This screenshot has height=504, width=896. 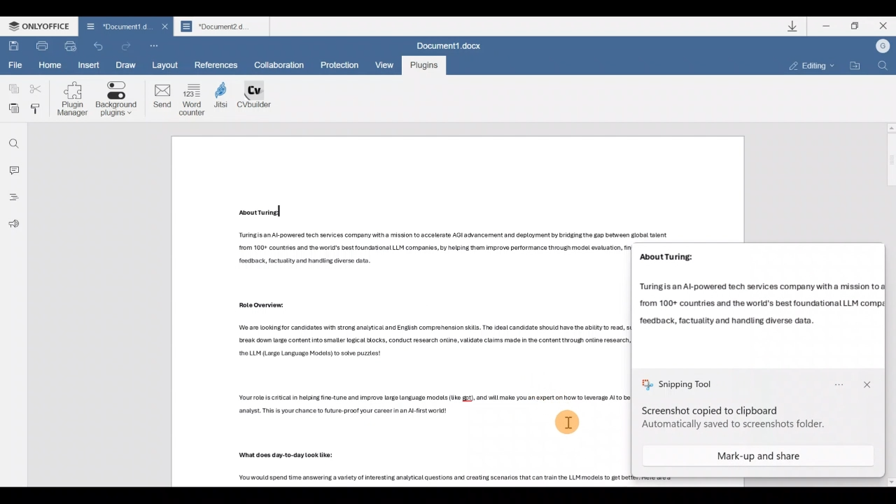 I want to click on , so click(x=430, y=343).